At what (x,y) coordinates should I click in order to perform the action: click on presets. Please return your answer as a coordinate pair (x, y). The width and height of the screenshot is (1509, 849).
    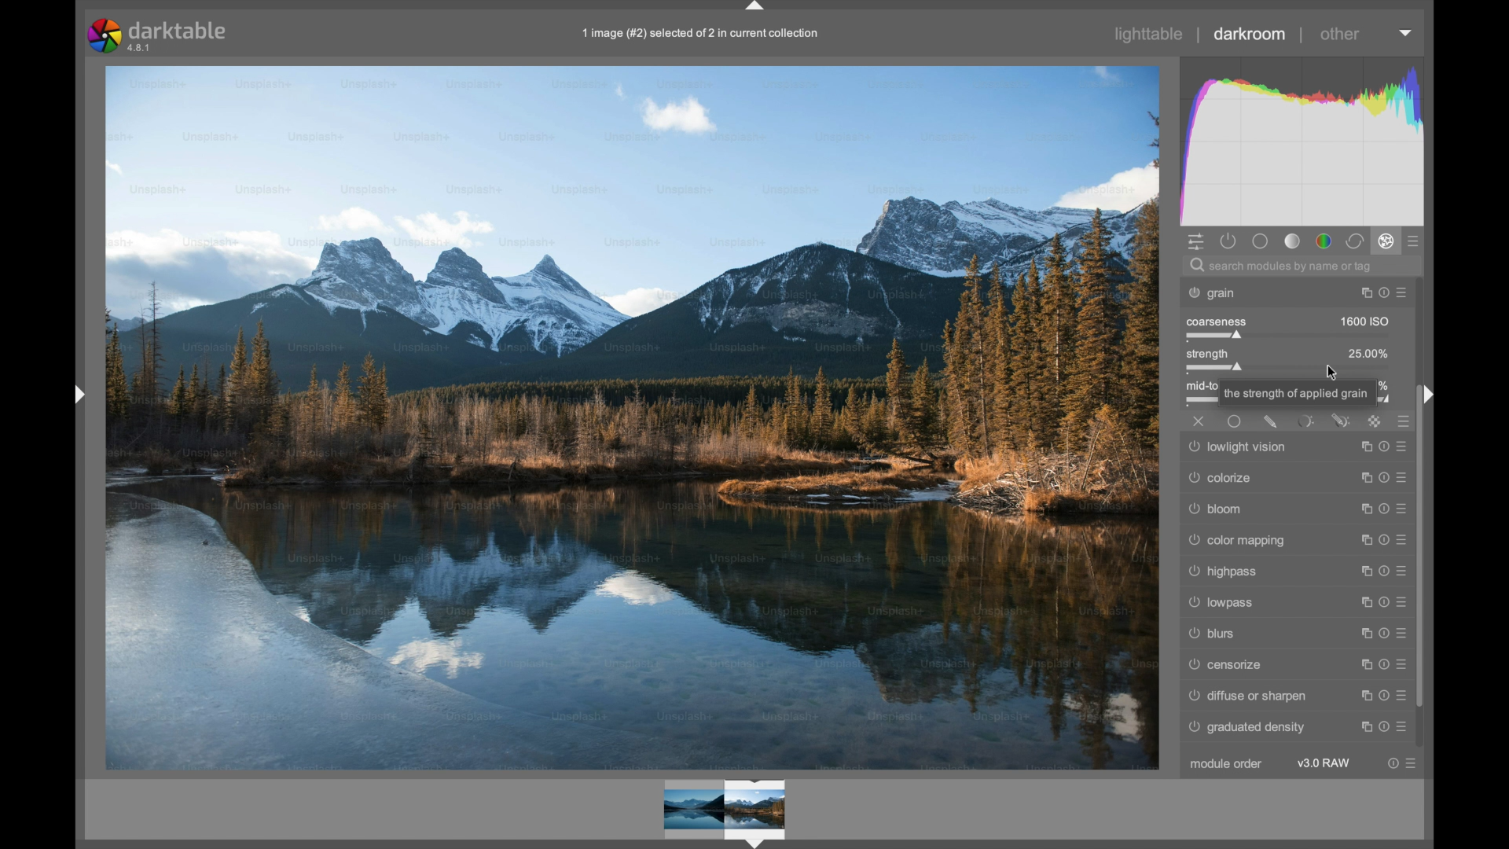
    Looking at the image, I should click on (1408, 664).